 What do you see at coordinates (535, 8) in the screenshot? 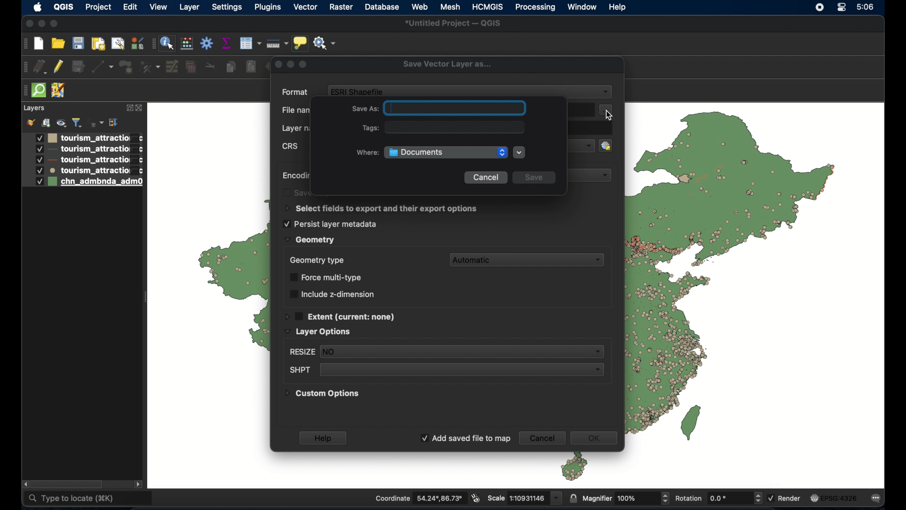
I see `processing` at bounding box center [535, 8].